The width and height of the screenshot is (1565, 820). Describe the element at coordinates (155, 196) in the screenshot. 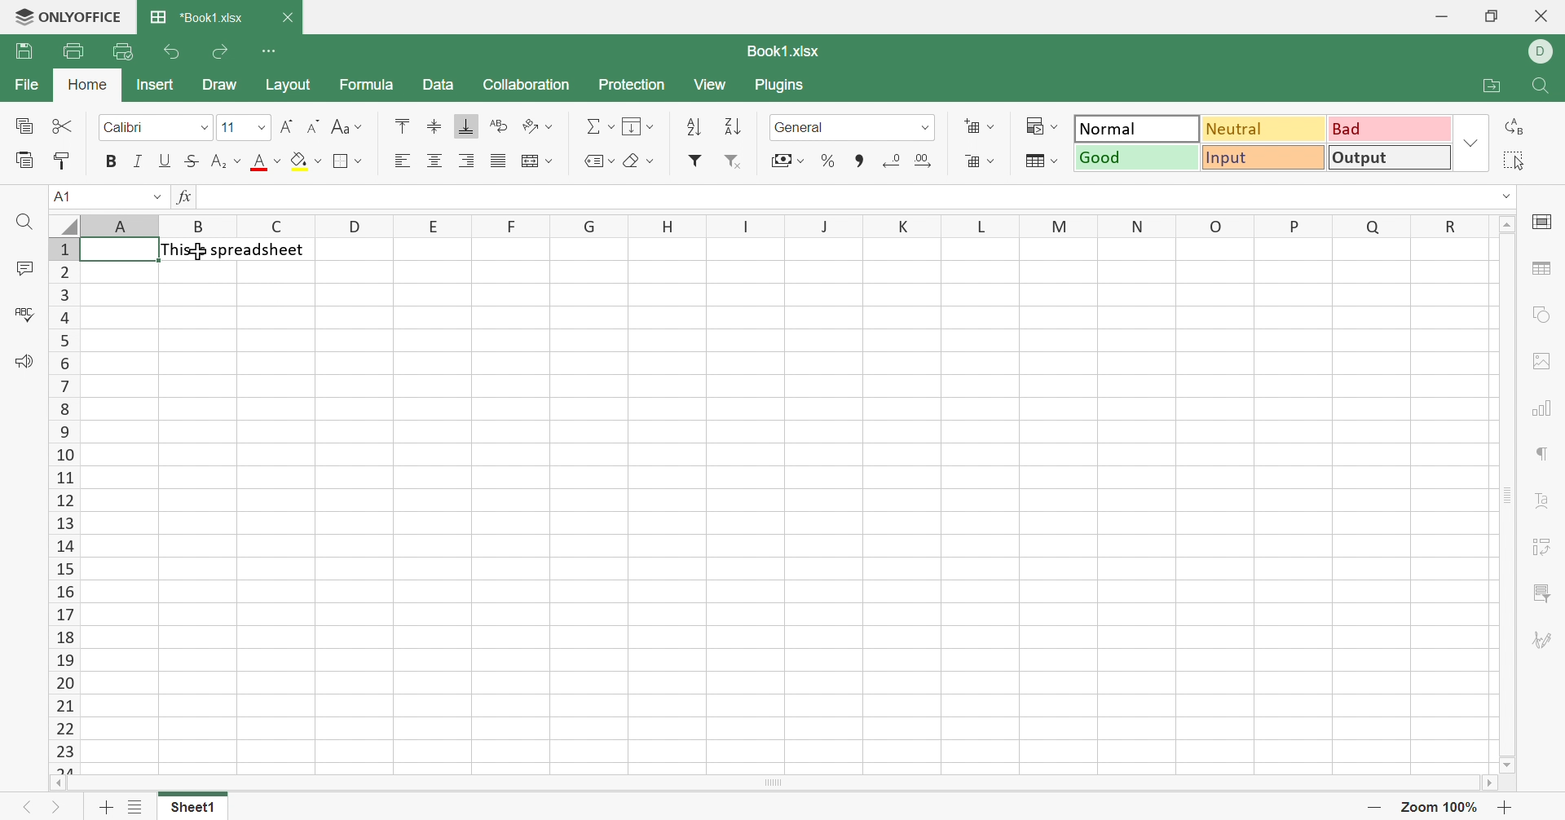

I see `Drop Down` at that location.